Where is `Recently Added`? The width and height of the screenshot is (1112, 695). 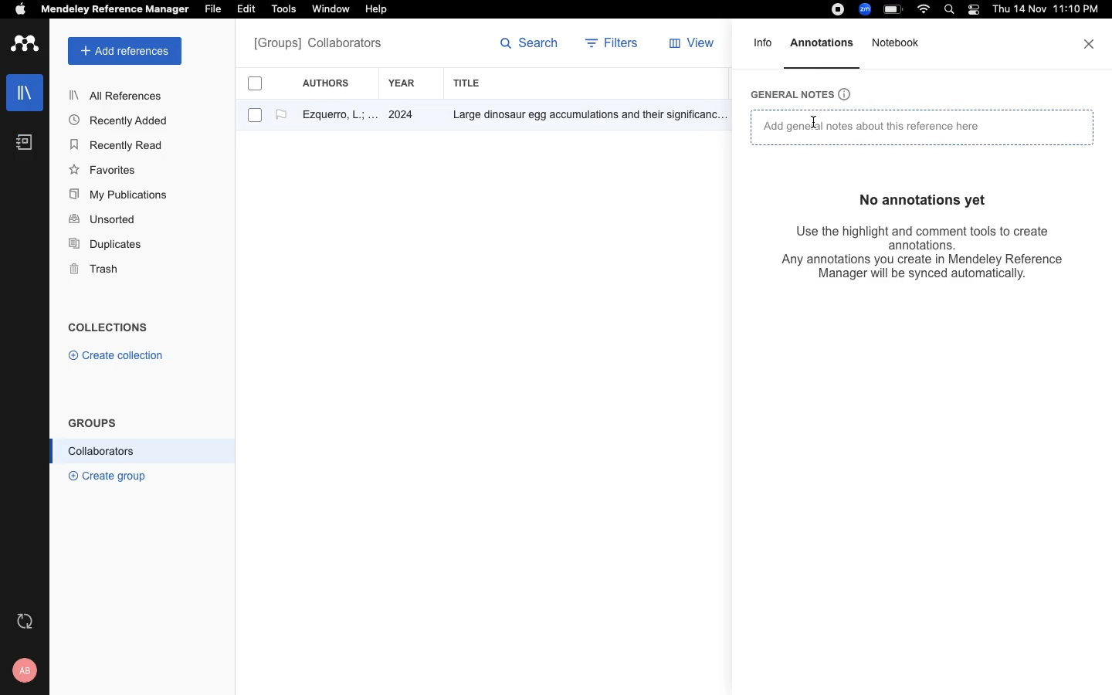
Recently Added is located at coordinates (123, 120).